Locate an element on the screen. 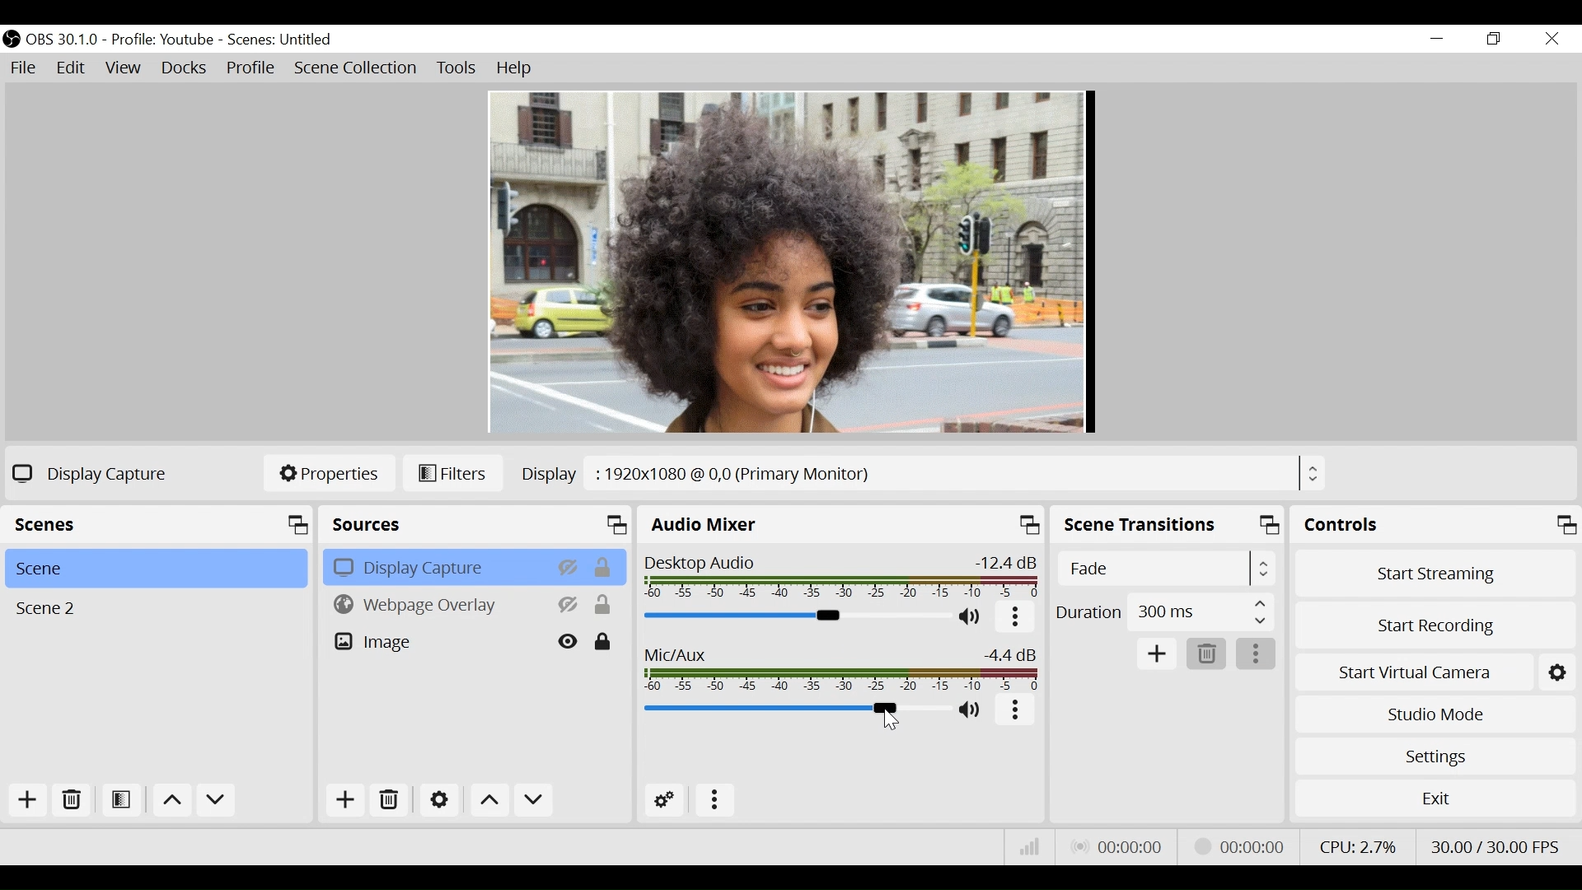  Delete is located at coordinates (73, 802).